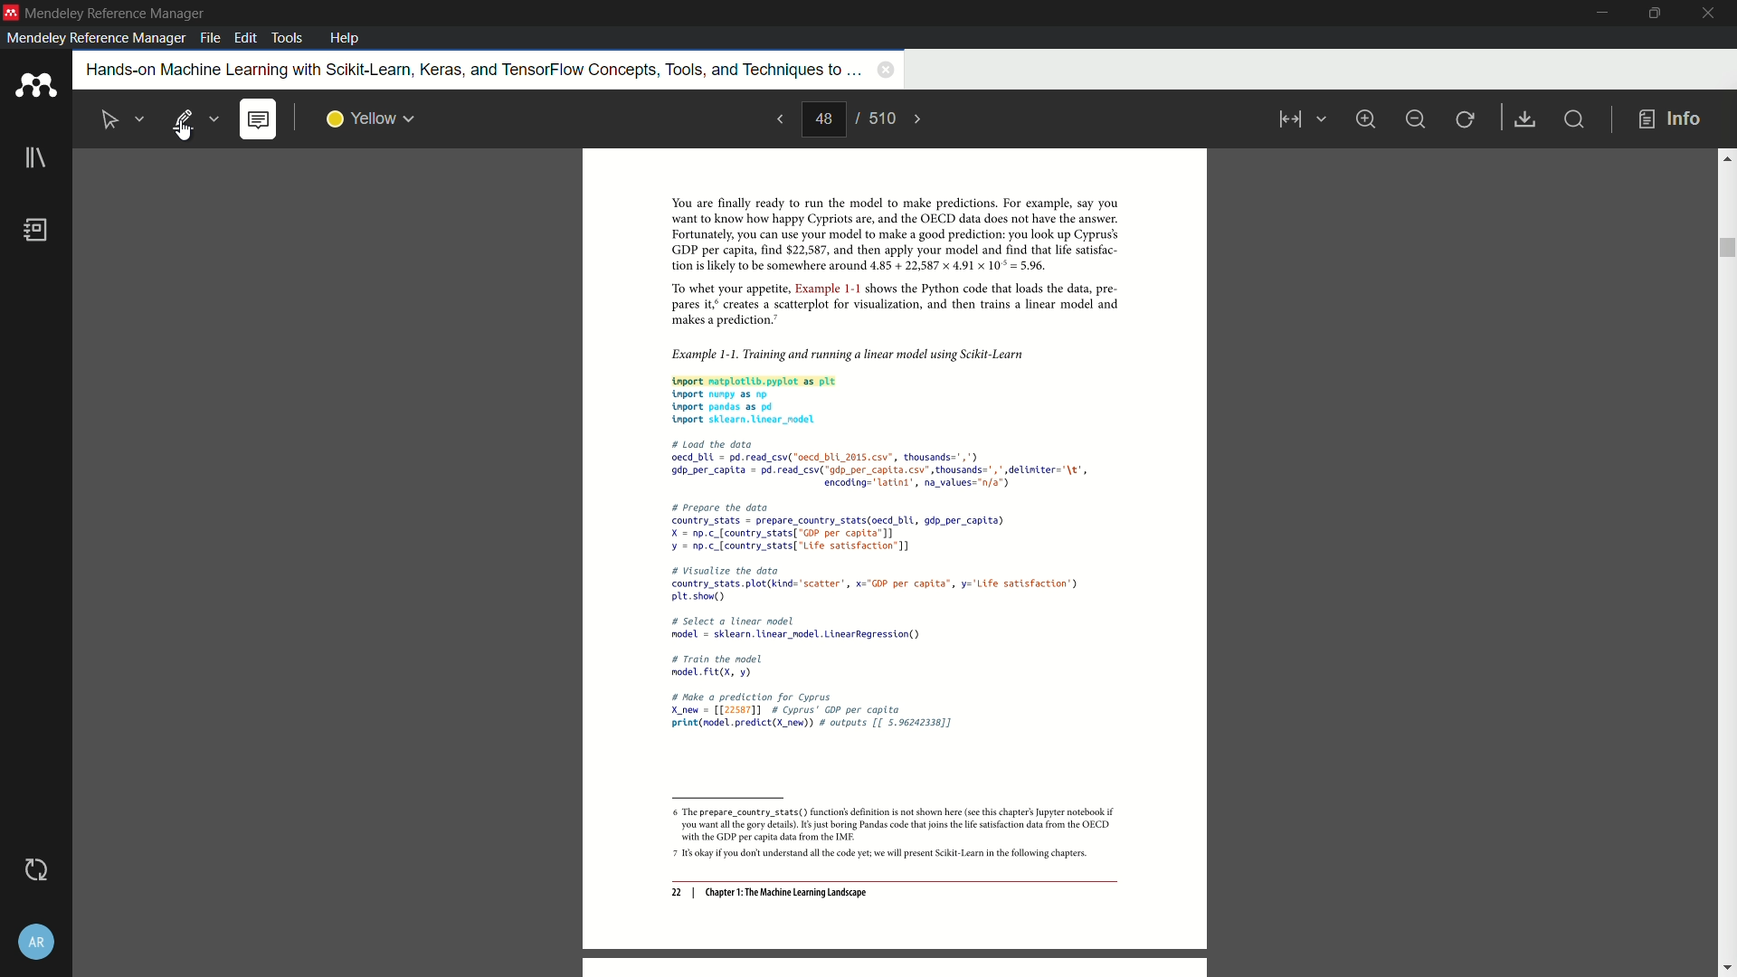 The height and width of the screenshot is (977, 1737). What do you see at coordinates (257, 120) in the screenshot?
I see `add note` at bounding box center [257, 120].